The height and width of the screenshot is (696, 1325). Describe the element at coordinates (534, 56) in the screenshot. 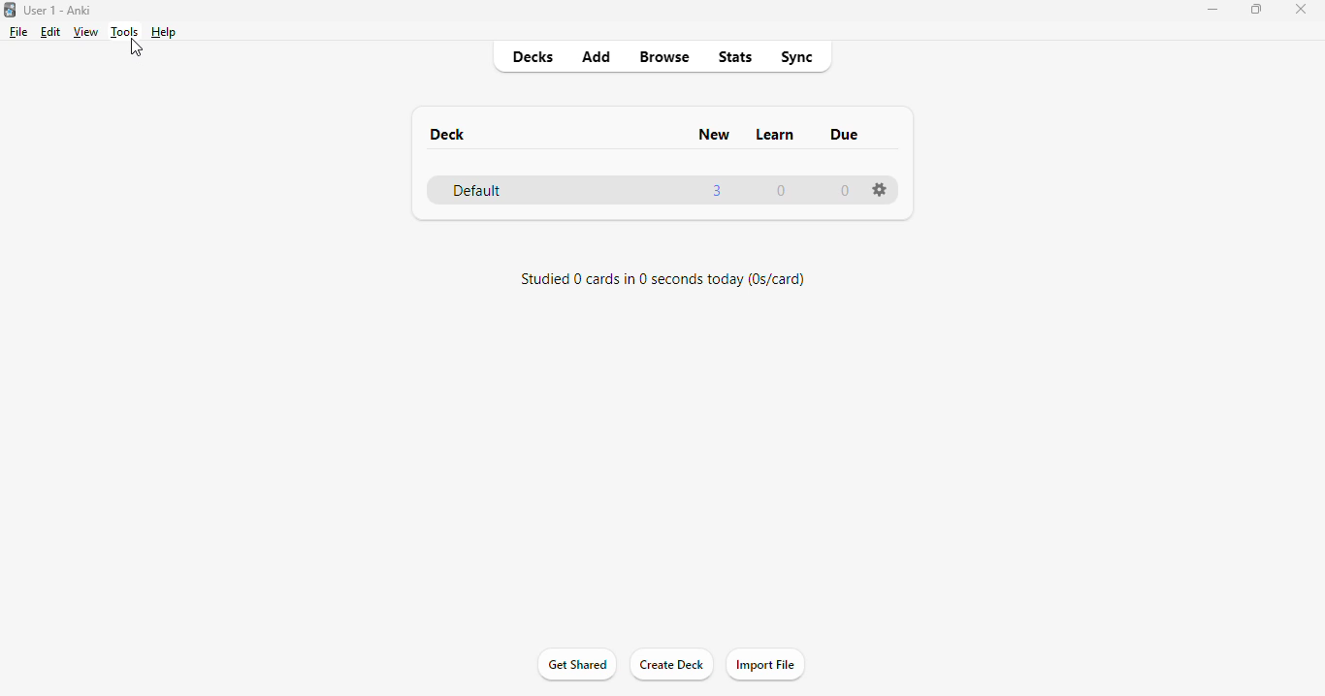

I see `decks` at that location.